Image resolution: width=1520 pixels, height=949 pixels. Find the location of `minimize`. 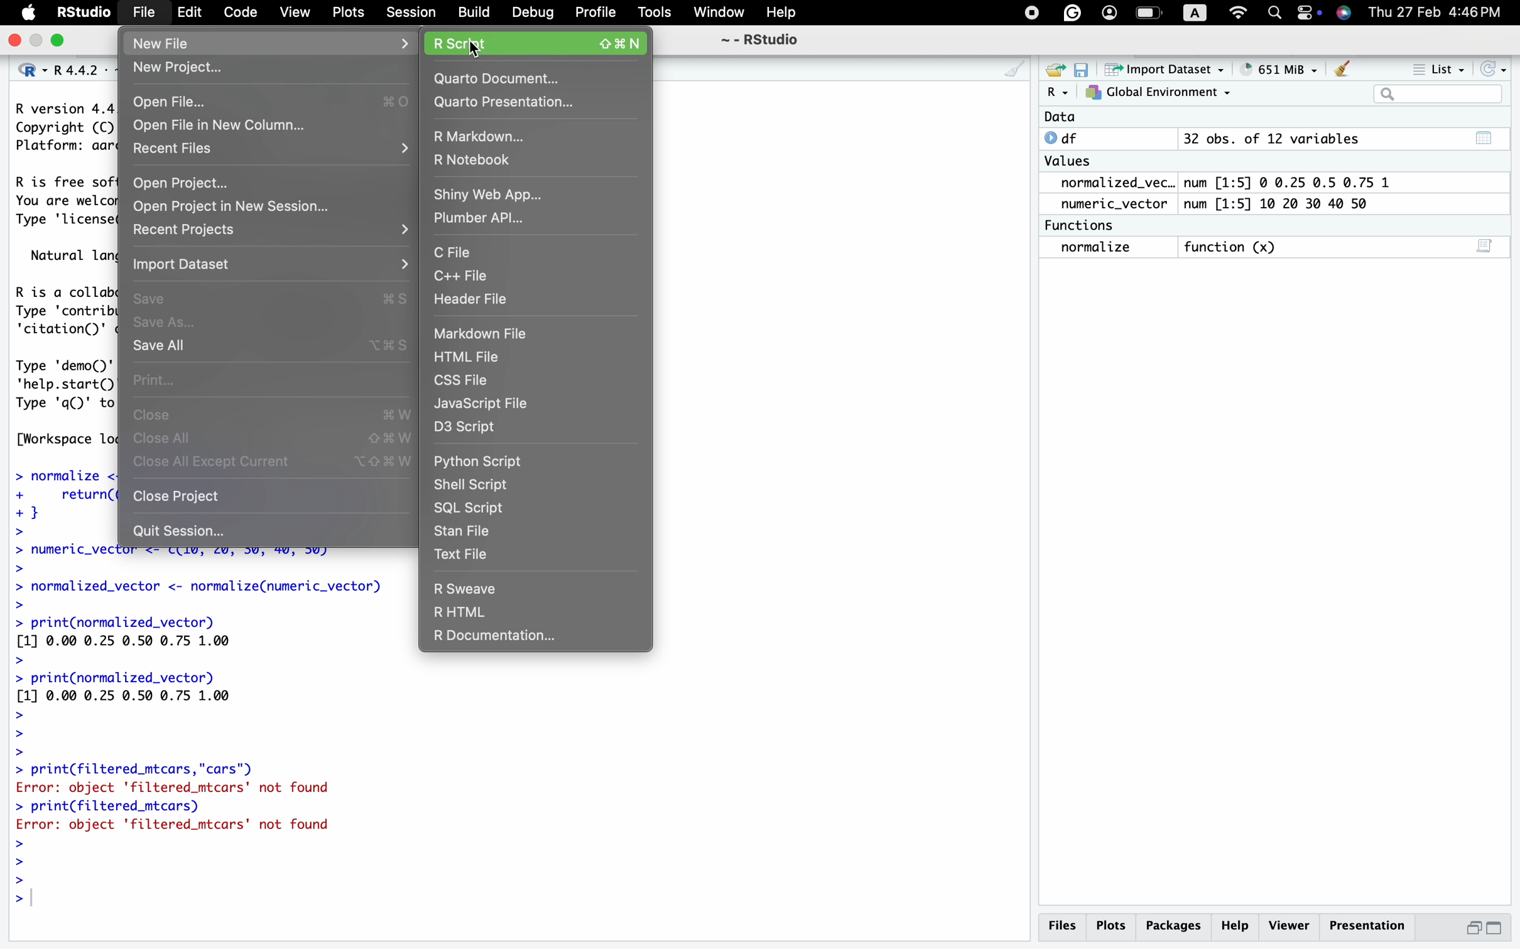

minimize is located at coordinates (38, 41).